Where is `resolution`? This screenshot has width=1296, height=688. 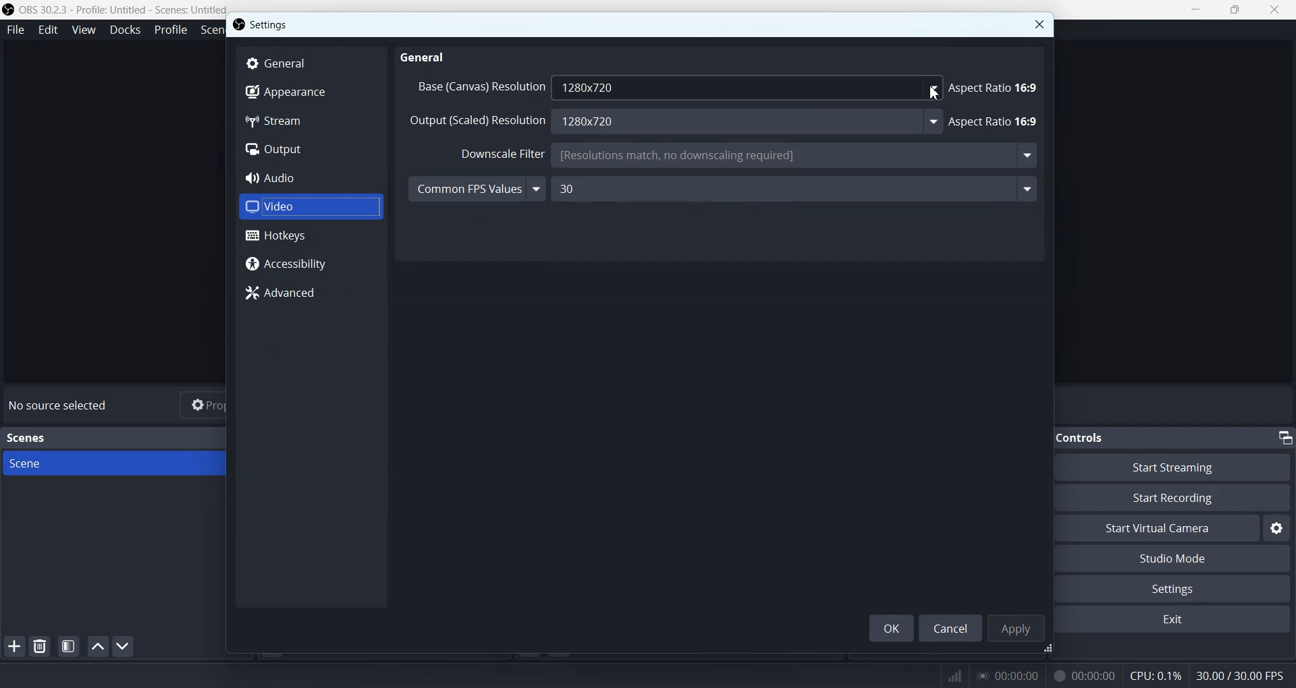
resolution is located at coordinates (475, 85).